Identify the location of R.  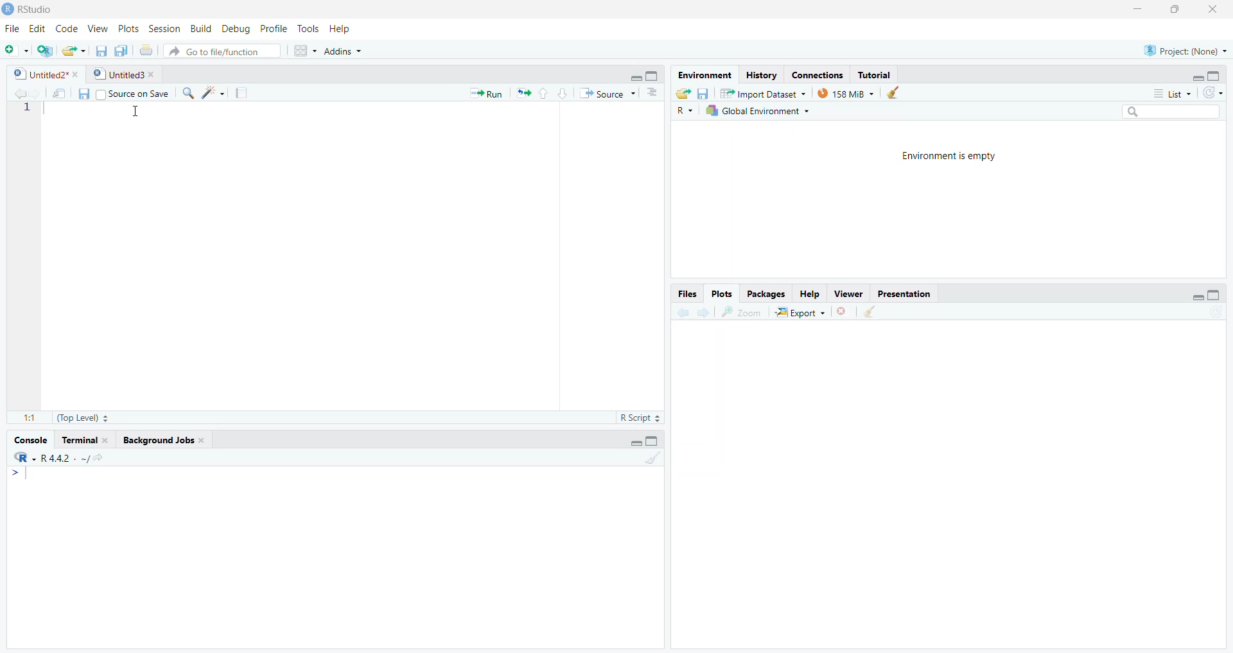
(21, 457).